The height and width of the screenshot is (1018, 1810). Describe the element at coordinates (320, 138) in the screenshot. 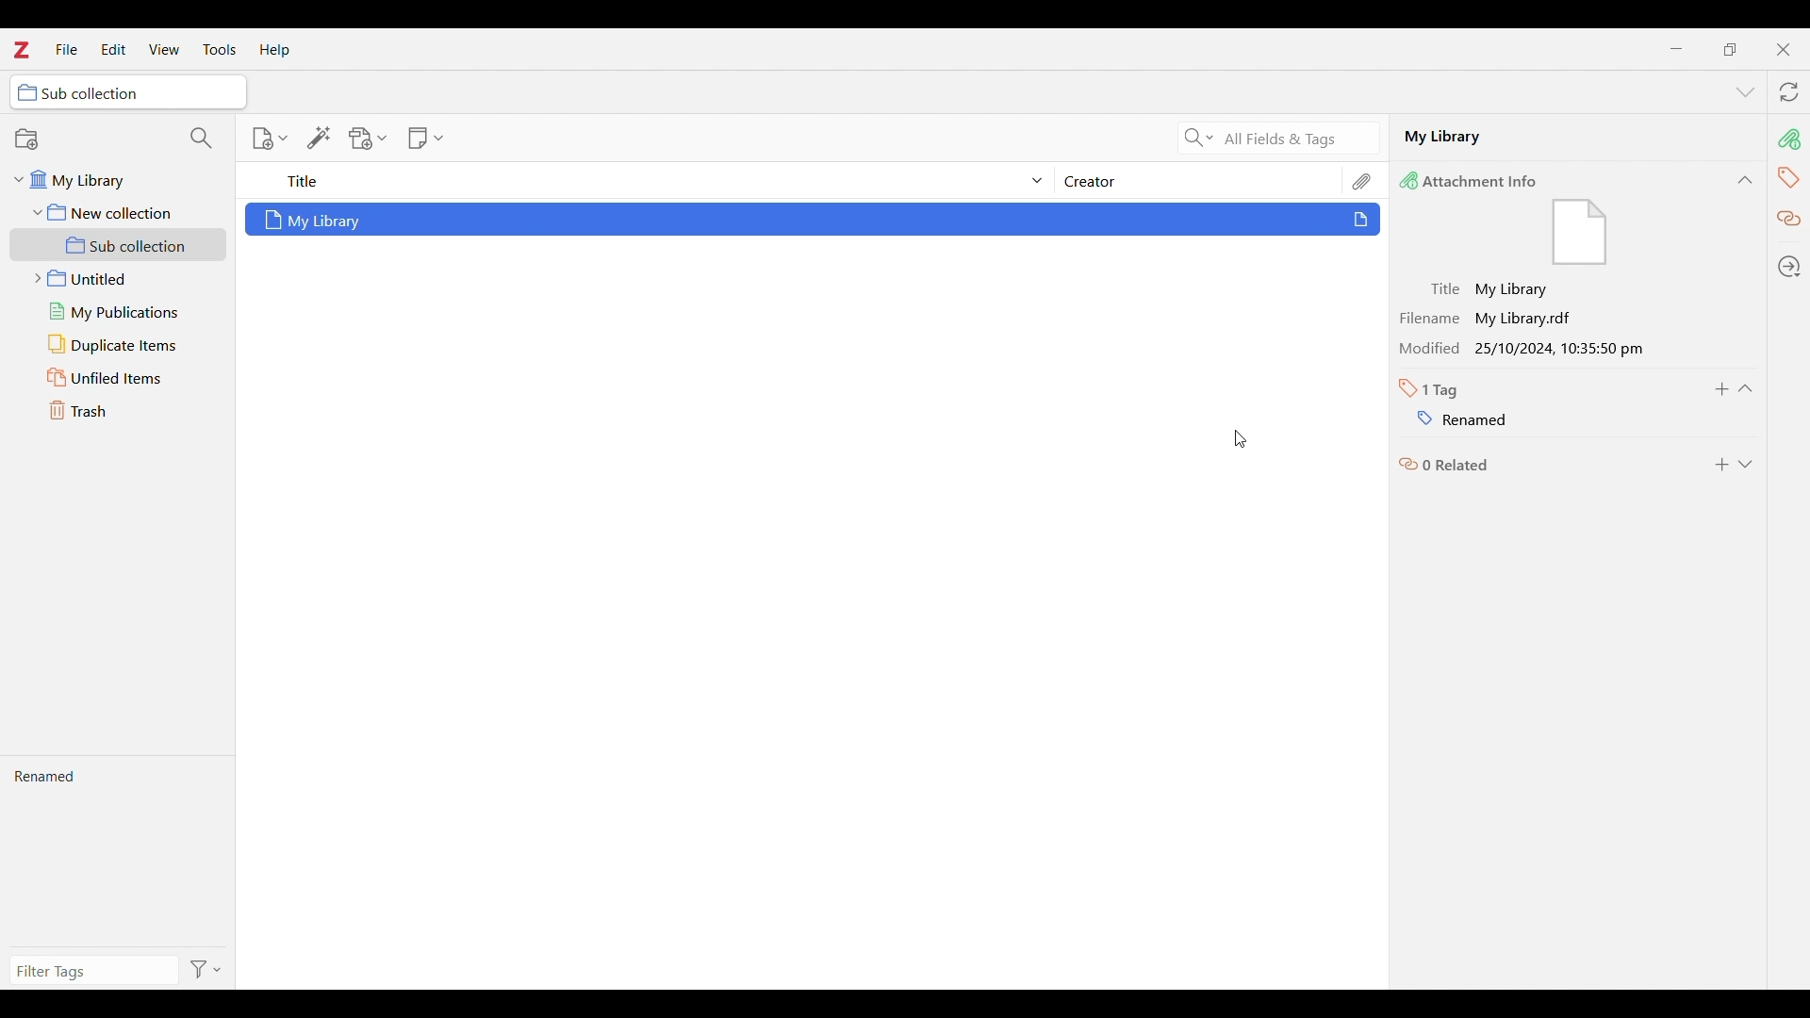

I see `Add item/s by identifier` at that location.